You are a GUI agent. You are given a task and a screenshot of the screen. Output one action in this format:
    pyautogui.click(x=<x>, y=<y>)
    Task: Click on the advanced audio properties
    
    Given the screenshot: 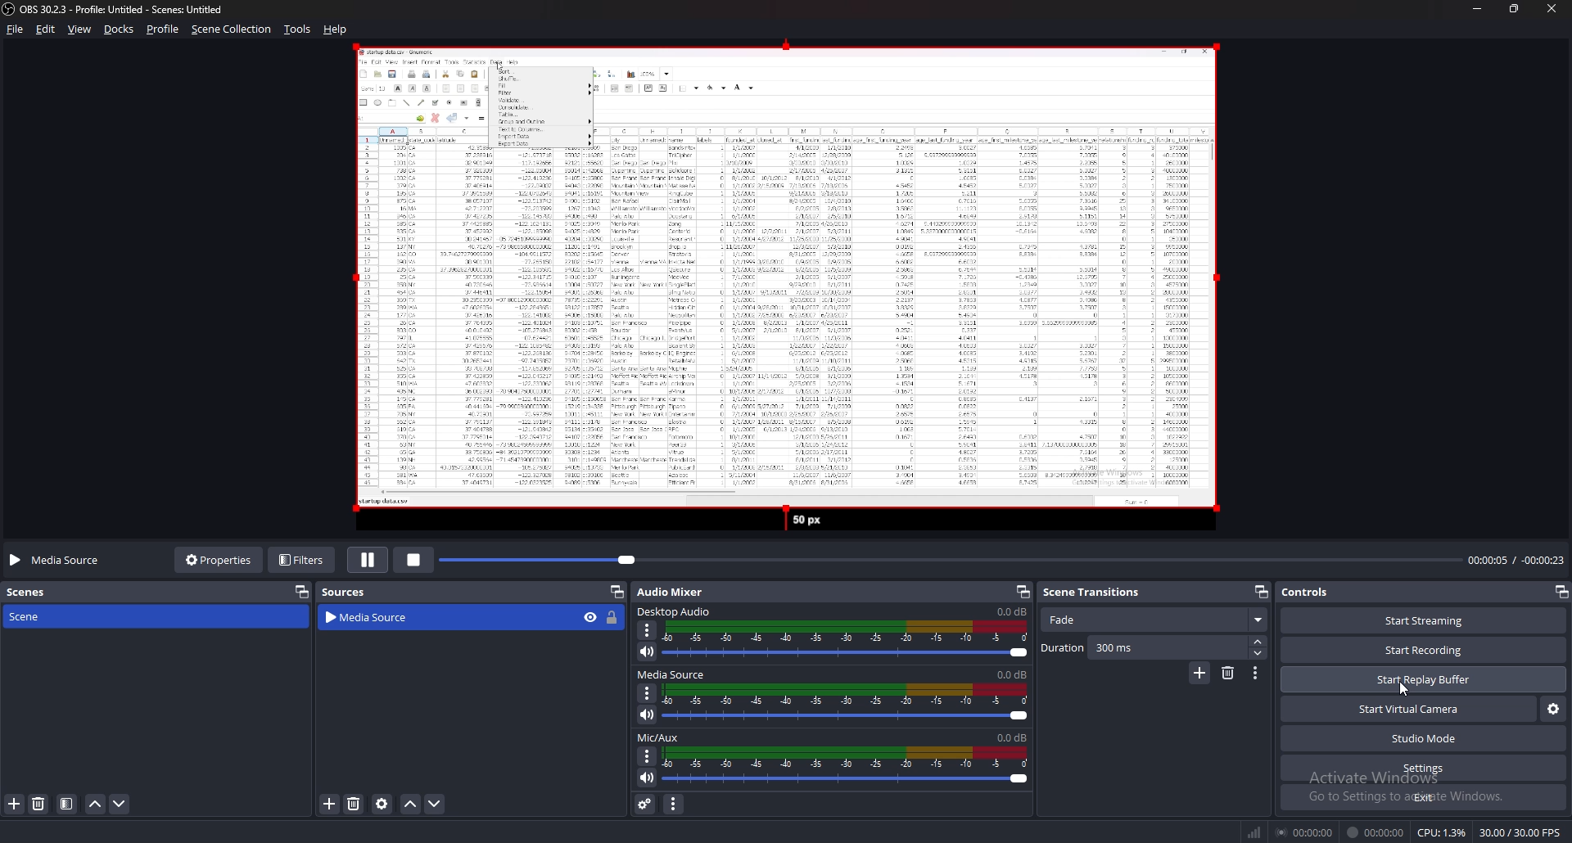 What is the action you would take?
    pyautogui.click(x=646, y=803)
    